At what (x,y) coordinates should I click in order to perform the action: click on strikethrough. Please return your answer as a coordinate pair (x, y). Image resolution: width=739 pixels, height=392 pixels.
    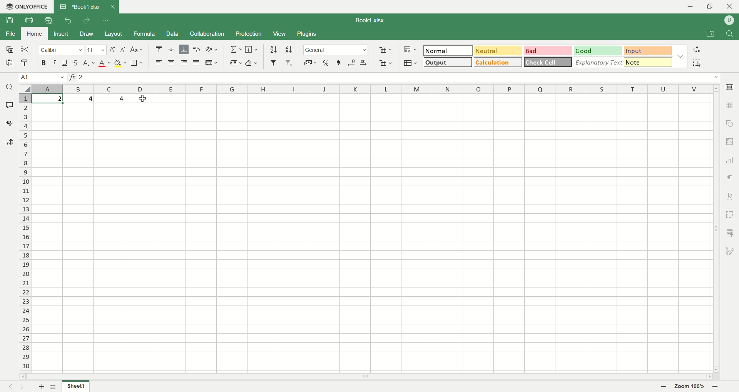
    Looking at the image, I should click on (76, 63).